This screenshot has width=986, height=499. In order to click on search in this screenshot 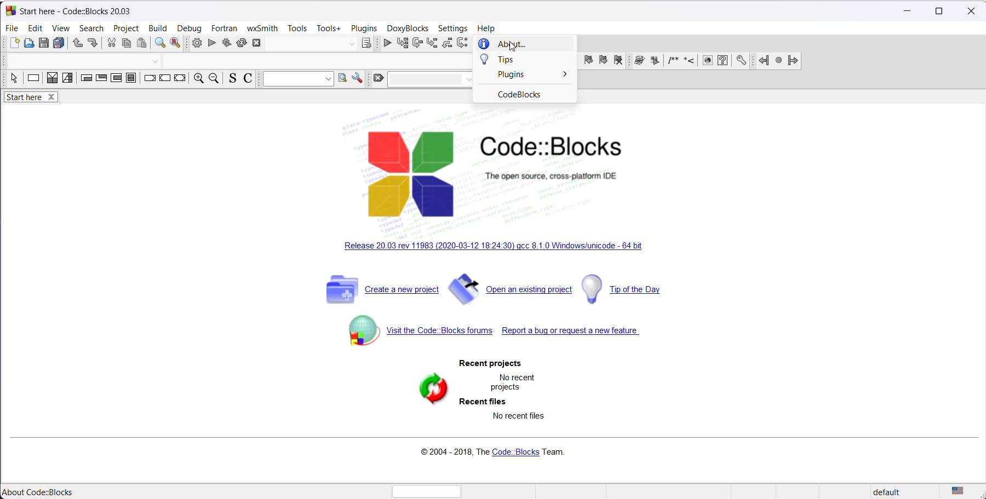, I will do `click(94, 28)`.